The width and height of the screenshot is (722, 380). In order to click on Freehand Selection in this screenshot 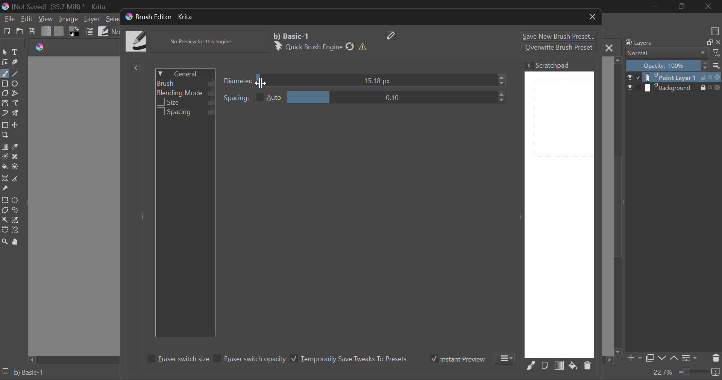, I will do `click(15, 211)`.